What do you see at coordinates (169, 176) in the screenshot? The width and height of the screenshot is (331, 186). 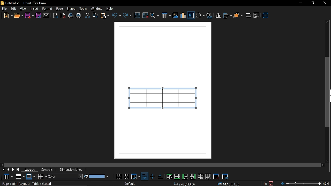 I see `insert row above` at bounding box center [169, 176].